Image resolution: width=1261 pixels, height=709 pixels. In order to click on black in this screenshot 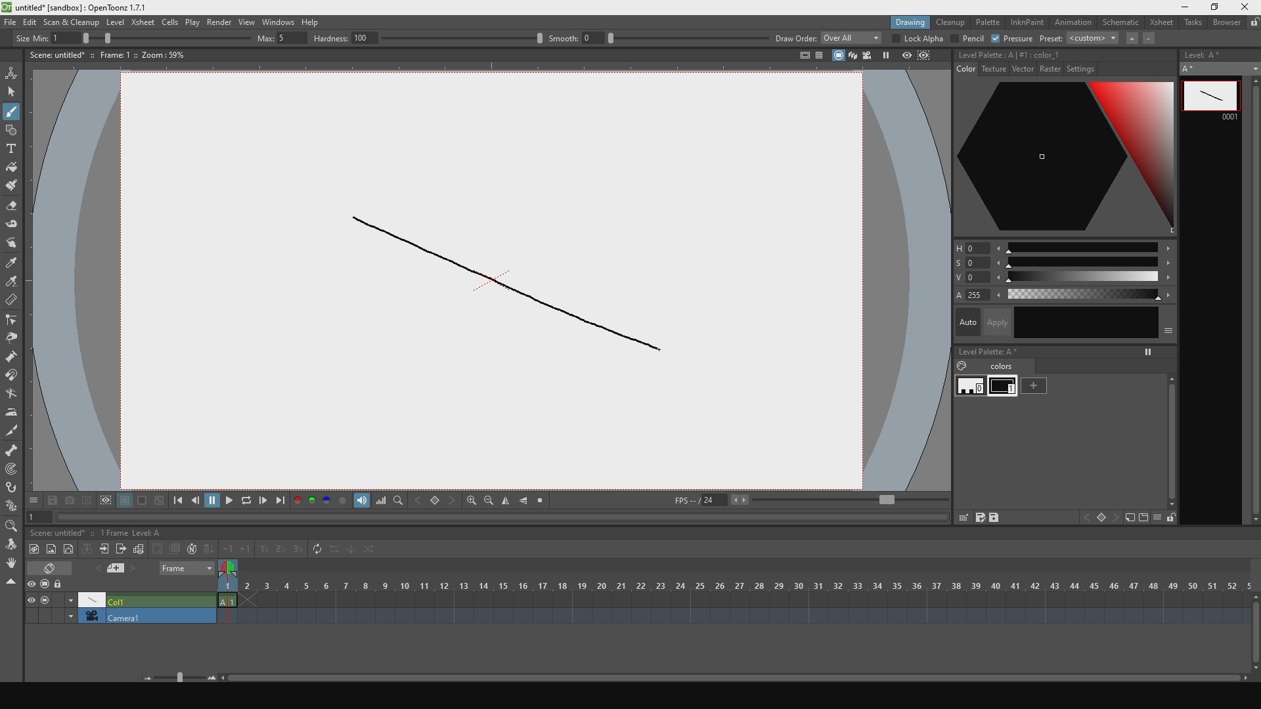, I will do `click(1004, 388)`.